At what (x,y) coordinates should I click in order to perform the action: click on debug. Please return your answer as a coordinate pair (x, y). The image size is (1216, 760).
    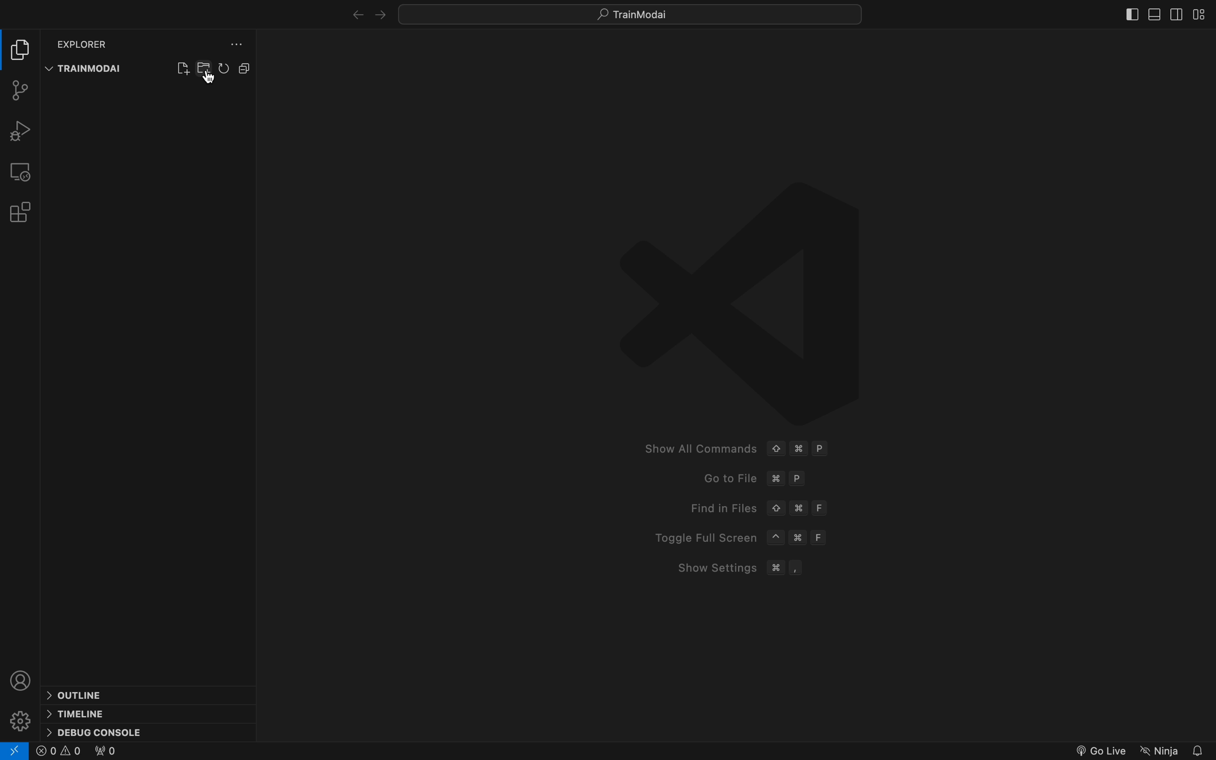
    Looking at the image, I should click on (19, 130).